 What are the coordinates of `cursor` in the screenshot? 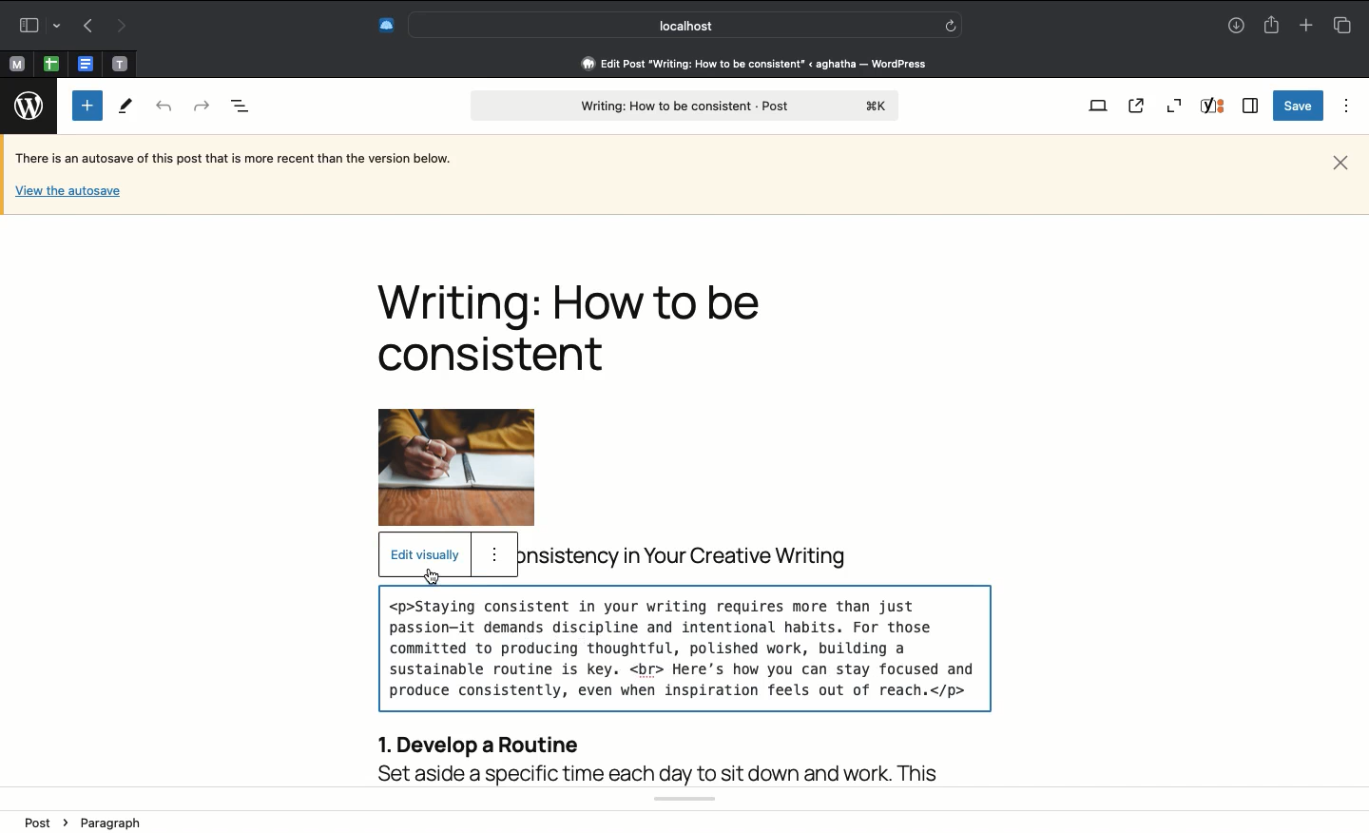 It's located at (433, 577).